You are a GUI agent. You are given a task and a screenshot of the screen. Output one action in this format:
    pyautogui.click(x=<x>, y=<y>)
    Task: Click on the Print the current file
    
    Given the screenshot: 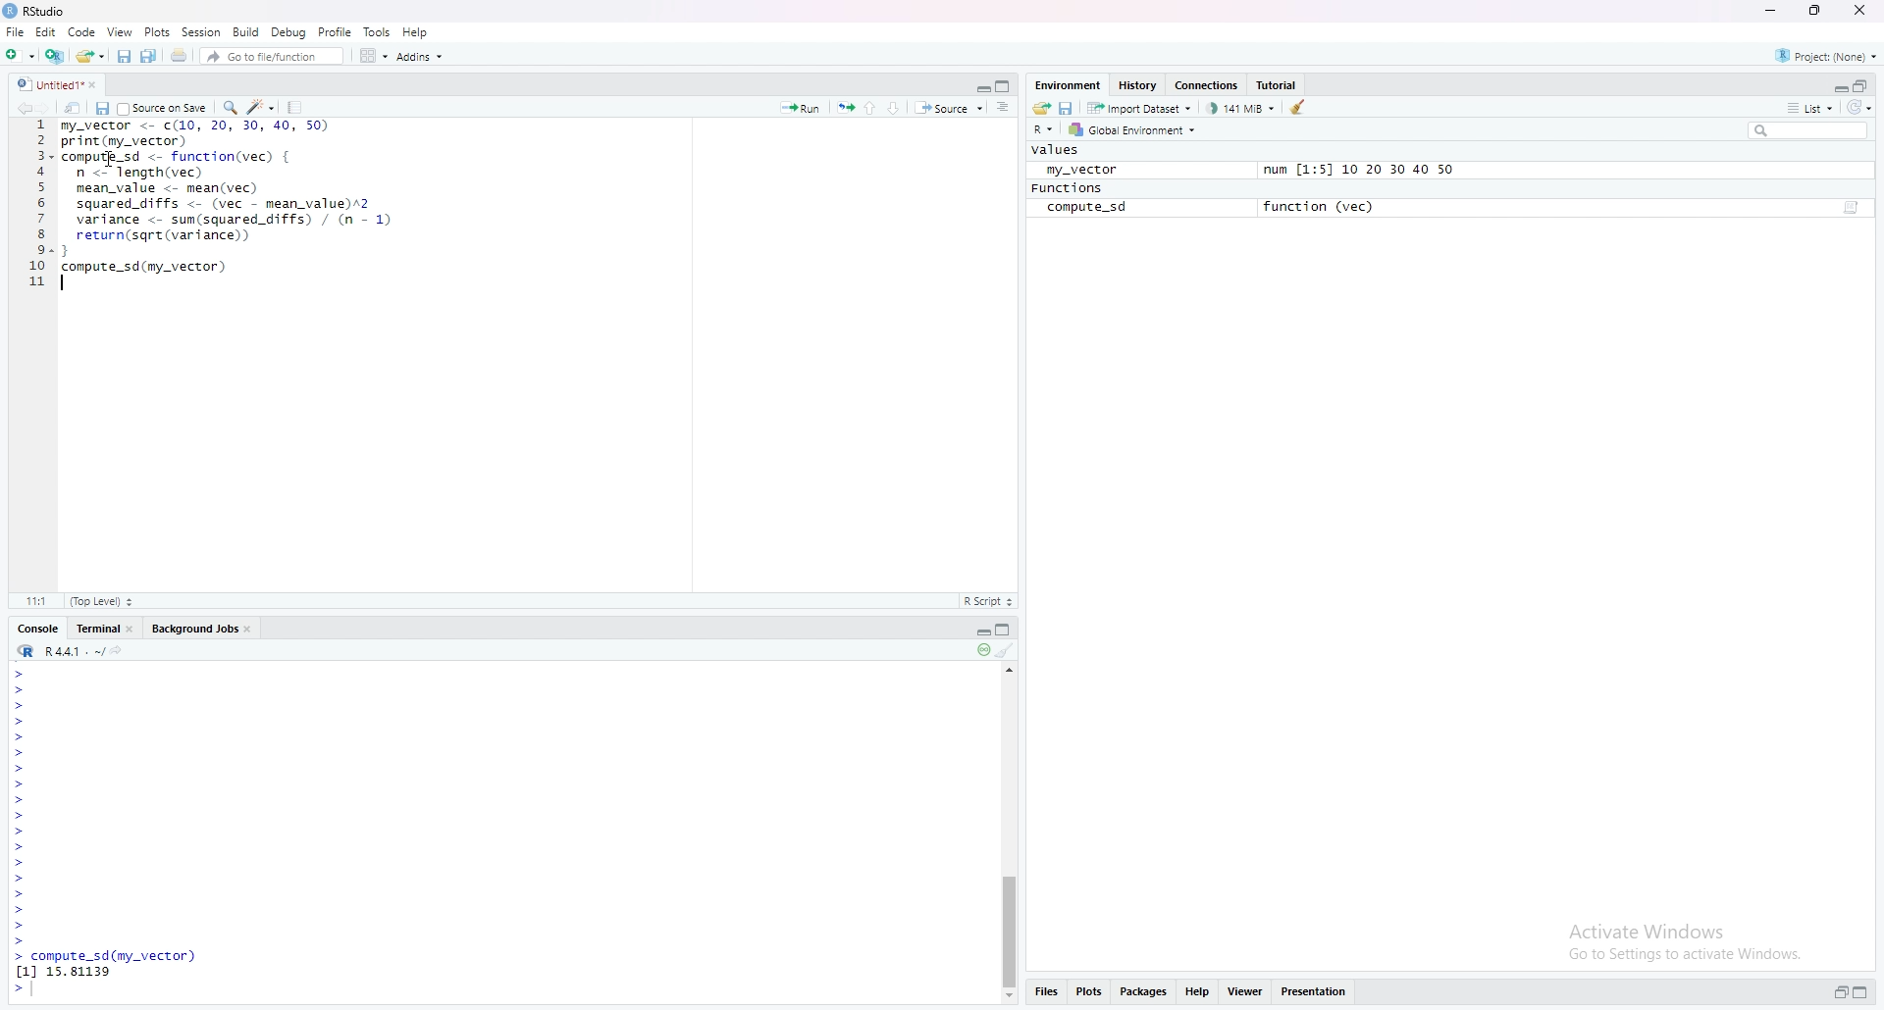 What is the action you would take?
    pyautogui.click(x=177, y=56)
    